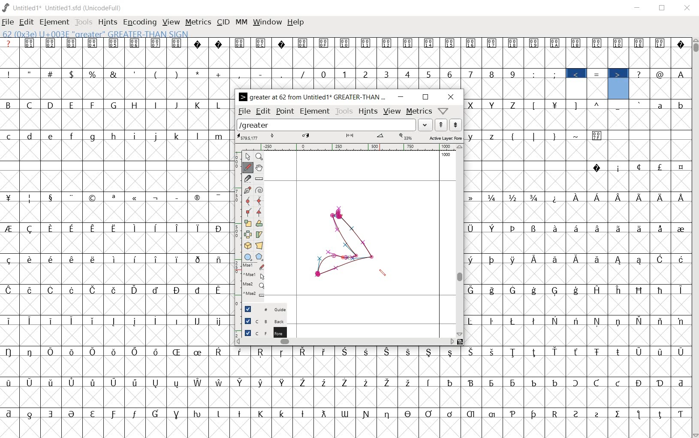  What do you see at coordinates (172, 23) in the screenshot?
I see `view` at bounding box center [172, 23].